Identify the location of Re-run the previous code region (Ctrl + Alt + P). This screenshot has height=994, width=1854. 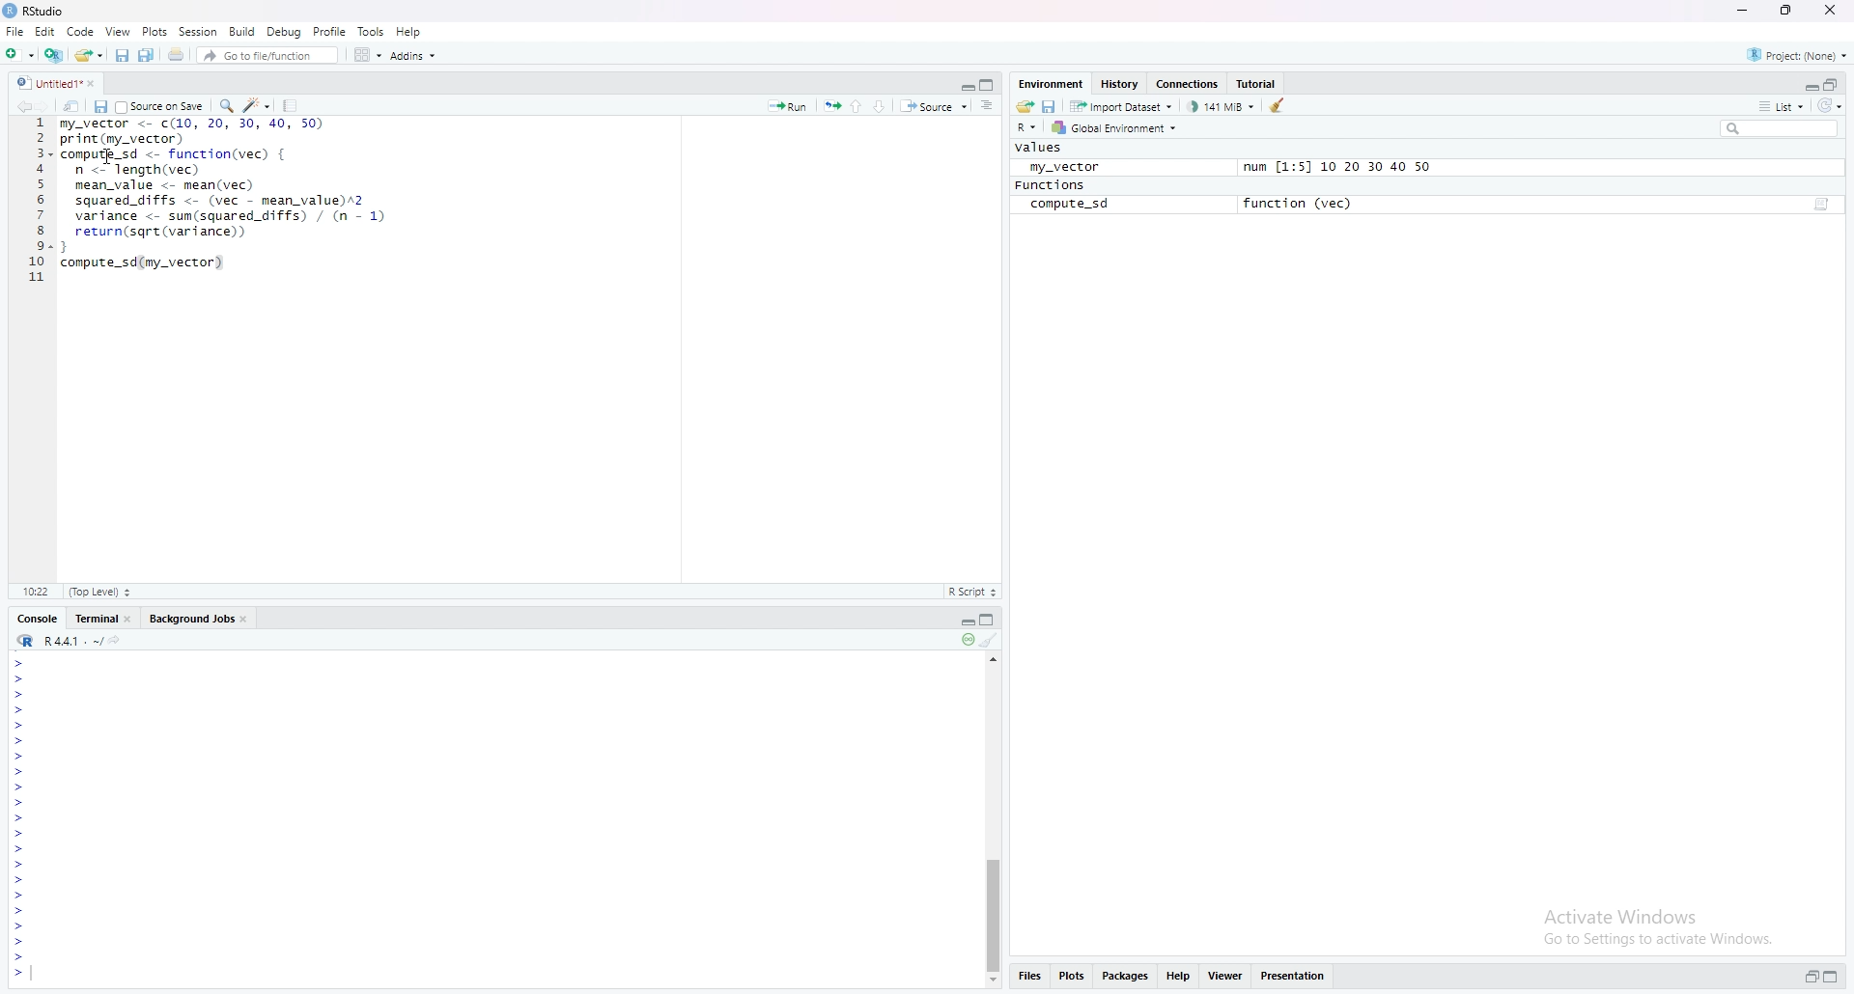
(830, 106).